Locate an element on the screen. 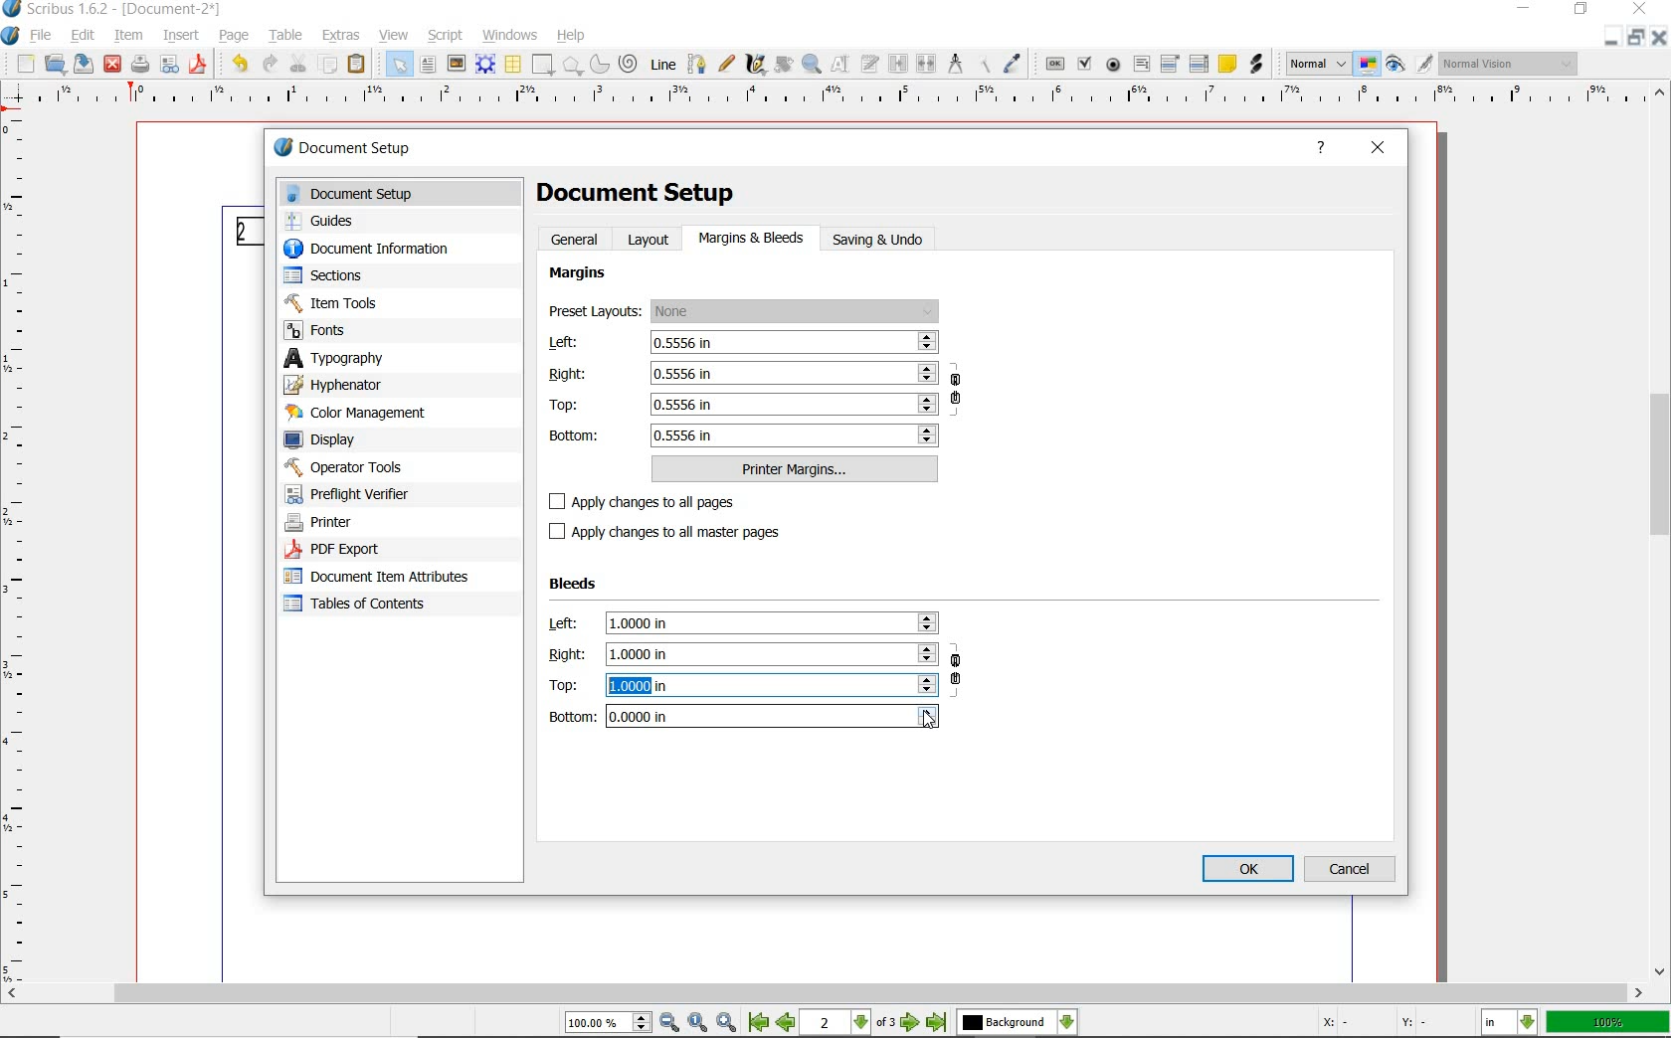 This screenshot has height=1038, width=1671. saving & undo is located at coordinates (889, 241).